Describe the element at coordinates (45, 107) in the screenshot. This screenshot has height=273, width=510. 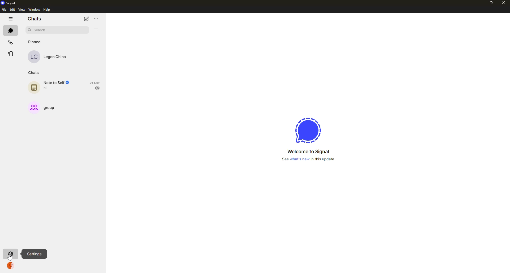
I see `group` at that location.